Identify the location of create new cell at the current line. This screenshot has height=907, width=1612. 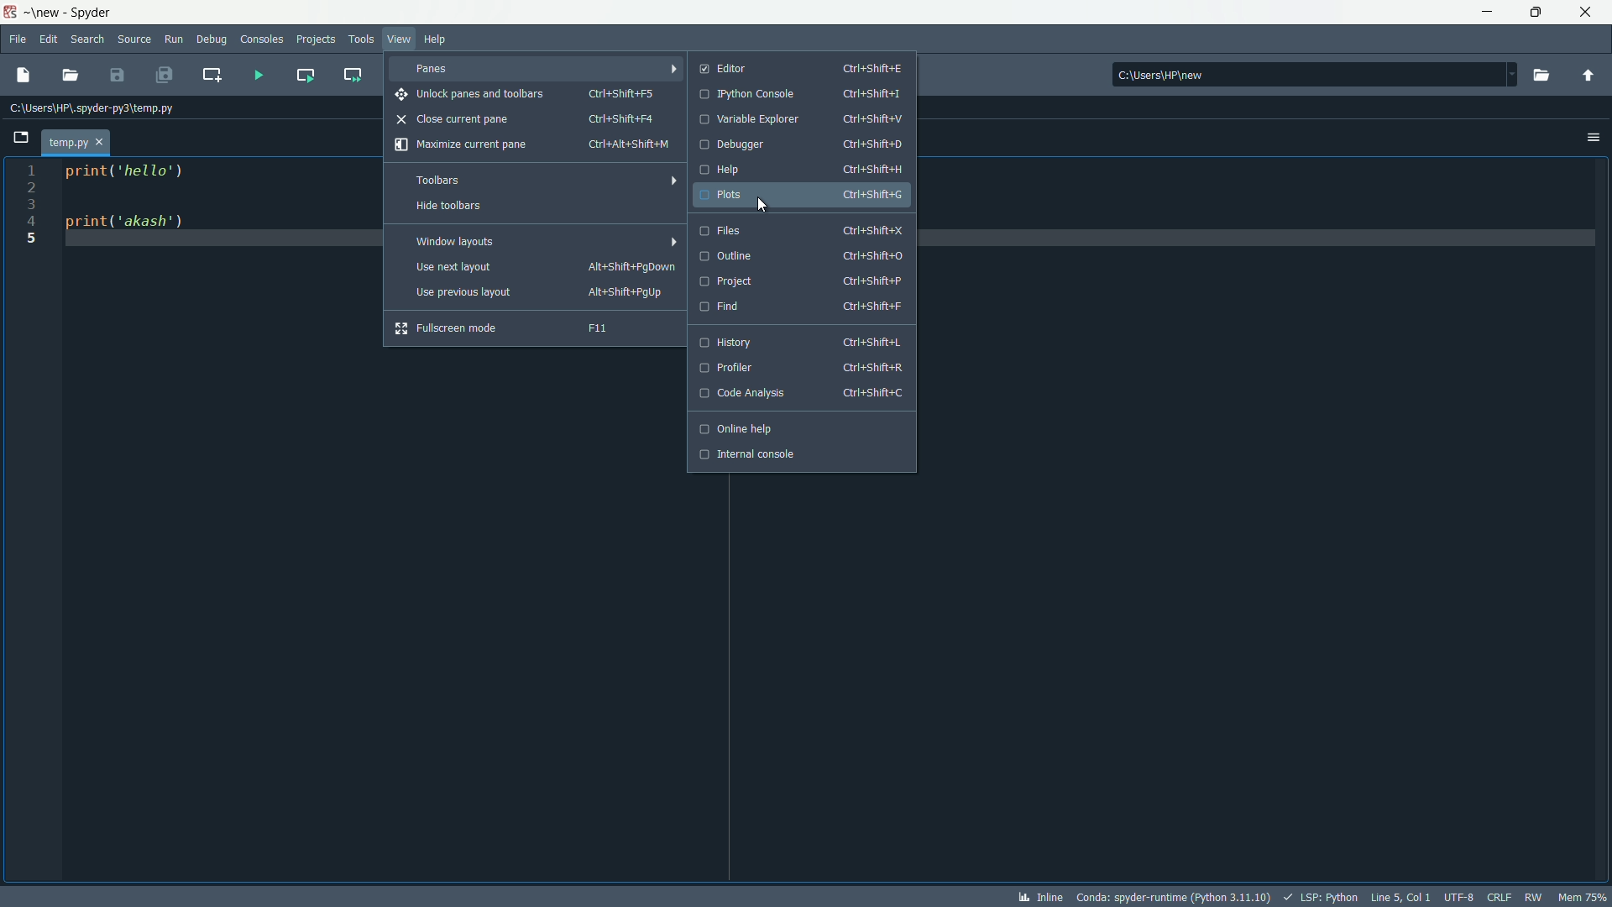
(215, 71).